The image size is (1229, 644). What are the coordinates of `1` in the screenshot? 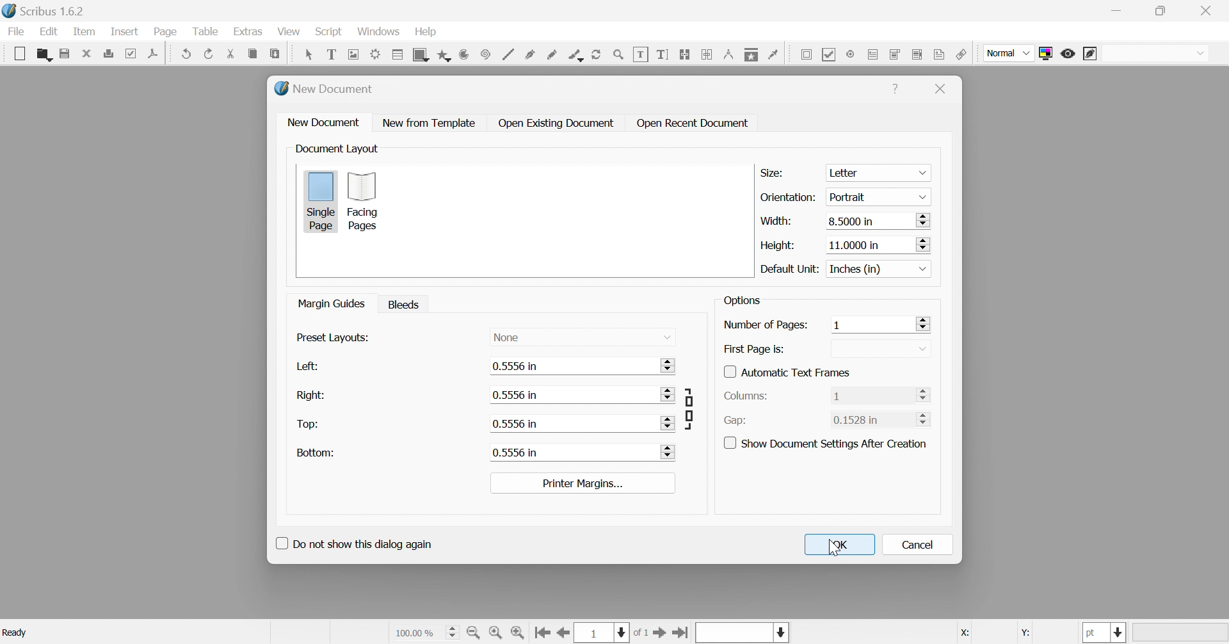 It's located at (833, 326).